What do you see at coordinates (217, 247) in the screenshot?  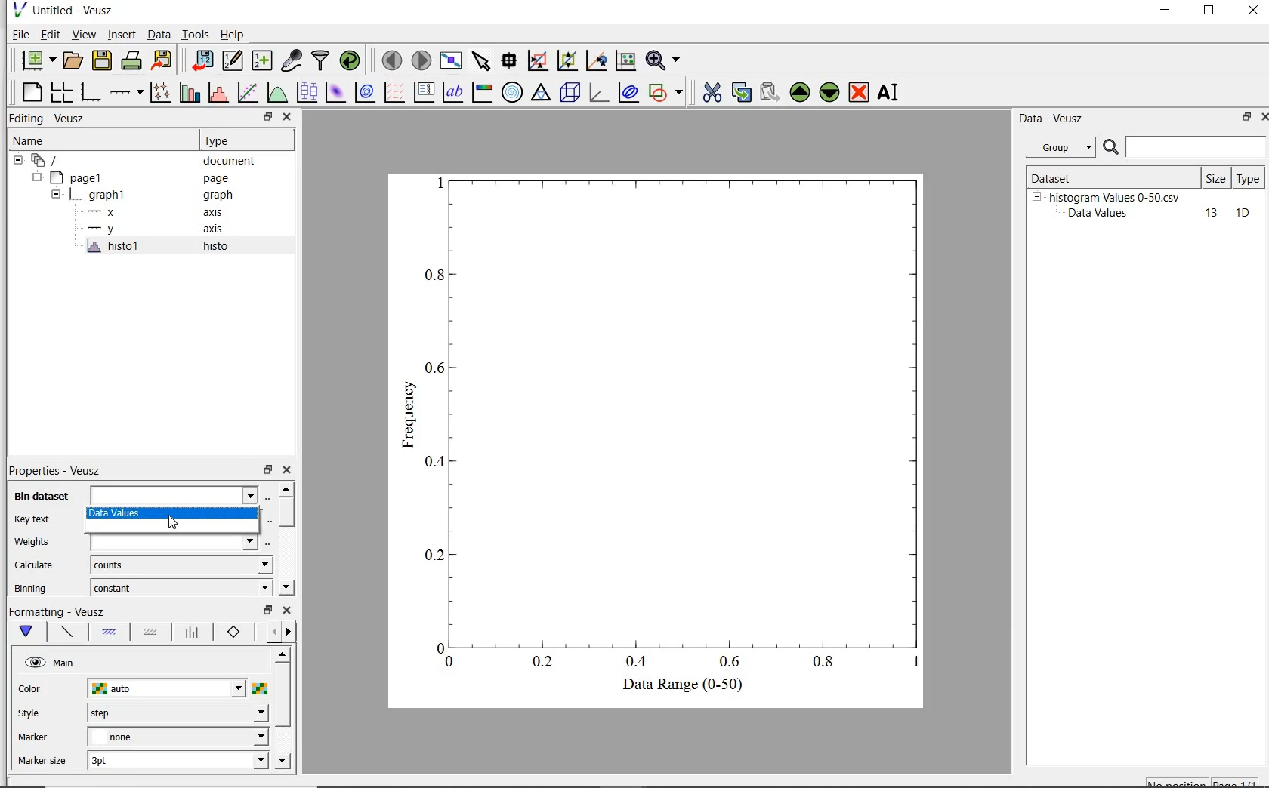 I see `histo` at bounding box center [217, 247].